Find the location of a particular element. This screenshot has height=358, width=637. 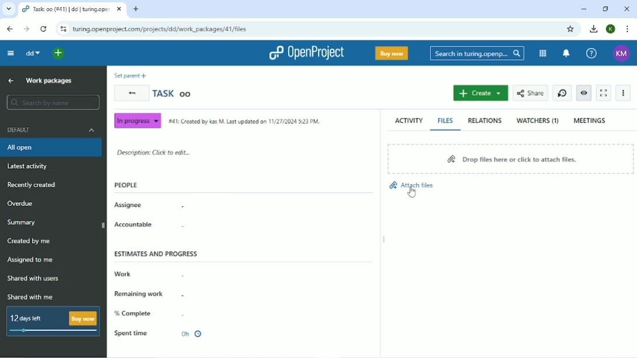

- is located at coordinates (189, 207).